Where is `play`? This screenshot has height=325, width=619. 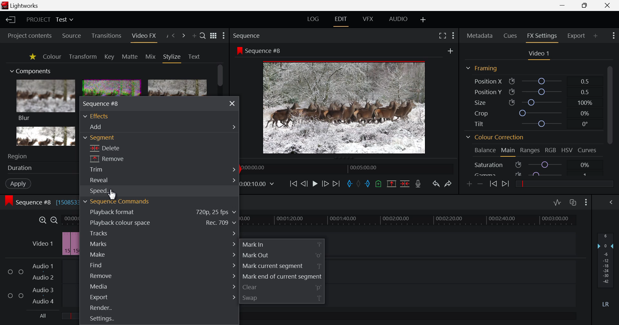 play is located at coordinates (315, 184).